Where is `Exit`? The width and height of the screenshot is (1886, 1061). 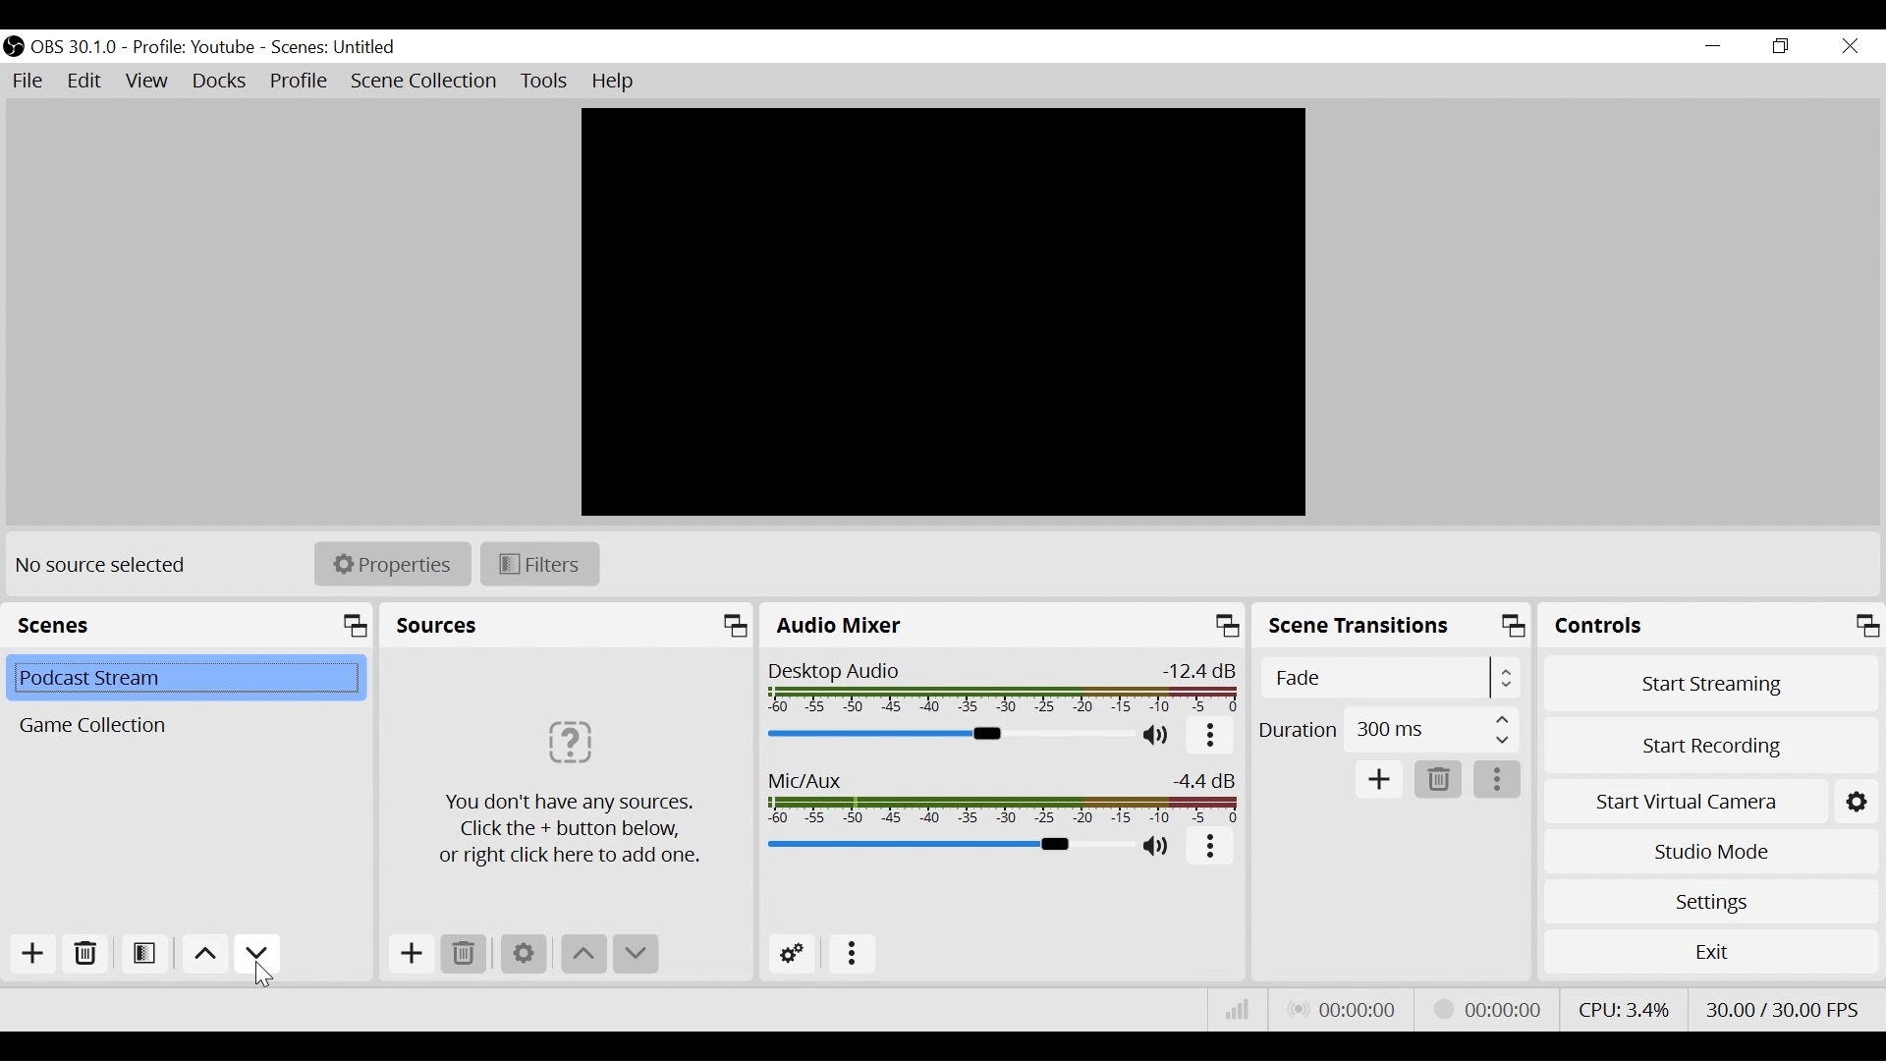
Exit is located at coordinates (1711, 951).